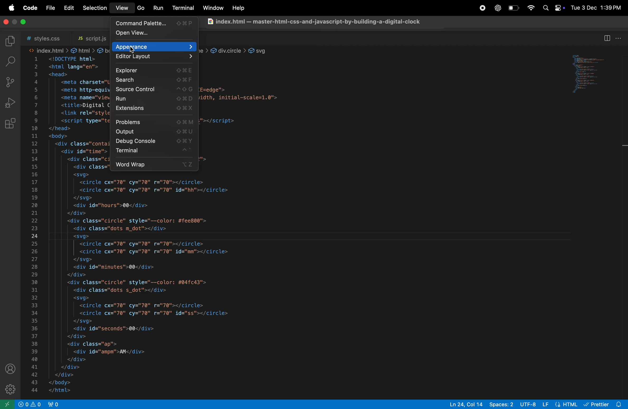 The height and width of the screenshot is (409, 628). I want to click on script.js, so click(90, 37).